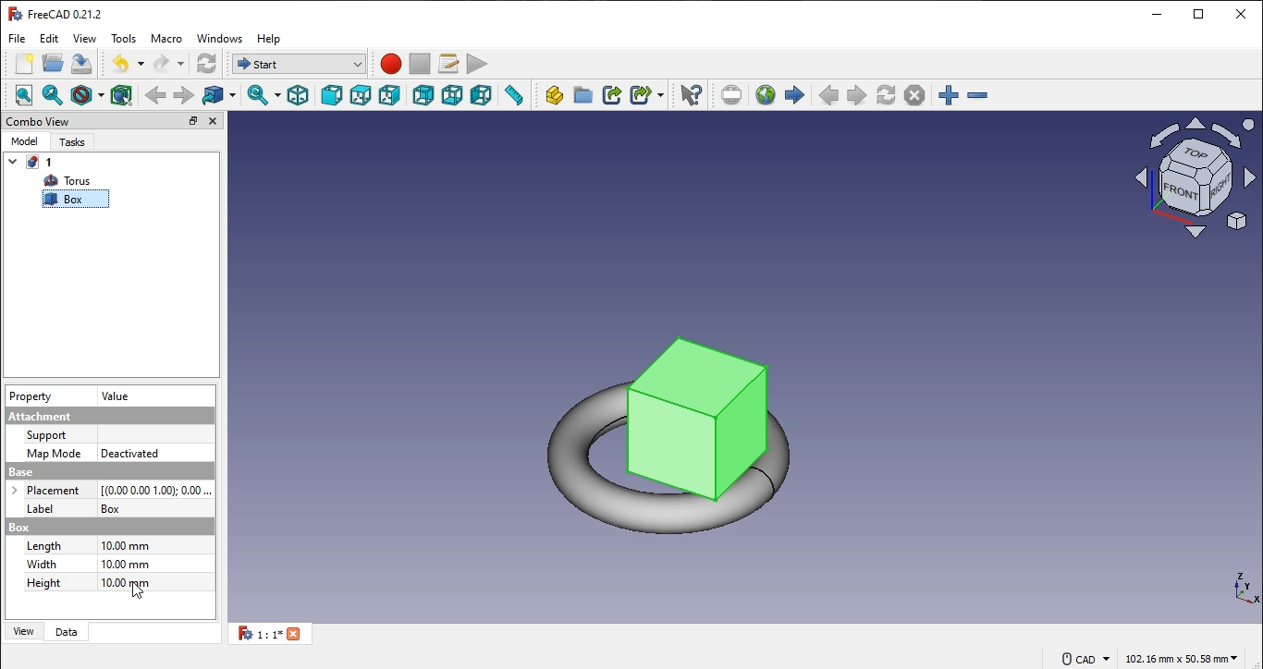  What do you see at coordinates (19, 38) in the screenshot?
I see `file` at bounding box center [19, 38].